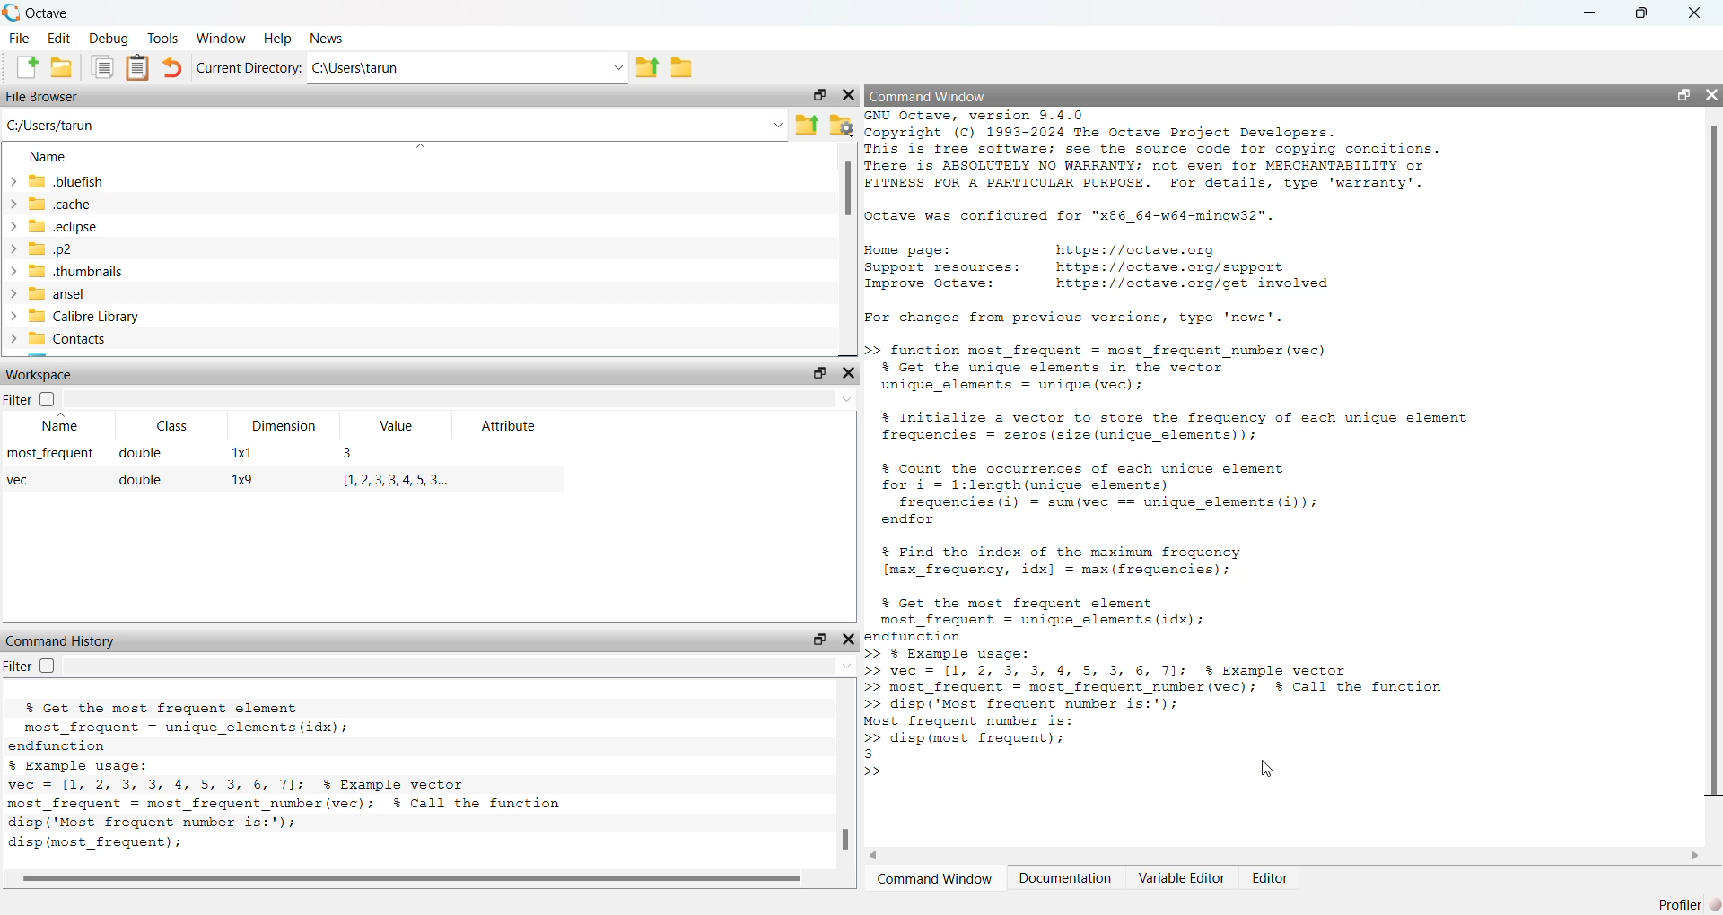 This screenshot has height=915, width=1723. Describe the element at coordinates (420, 879) in the screenshot. I see `horizontal scroll bar` at that location.